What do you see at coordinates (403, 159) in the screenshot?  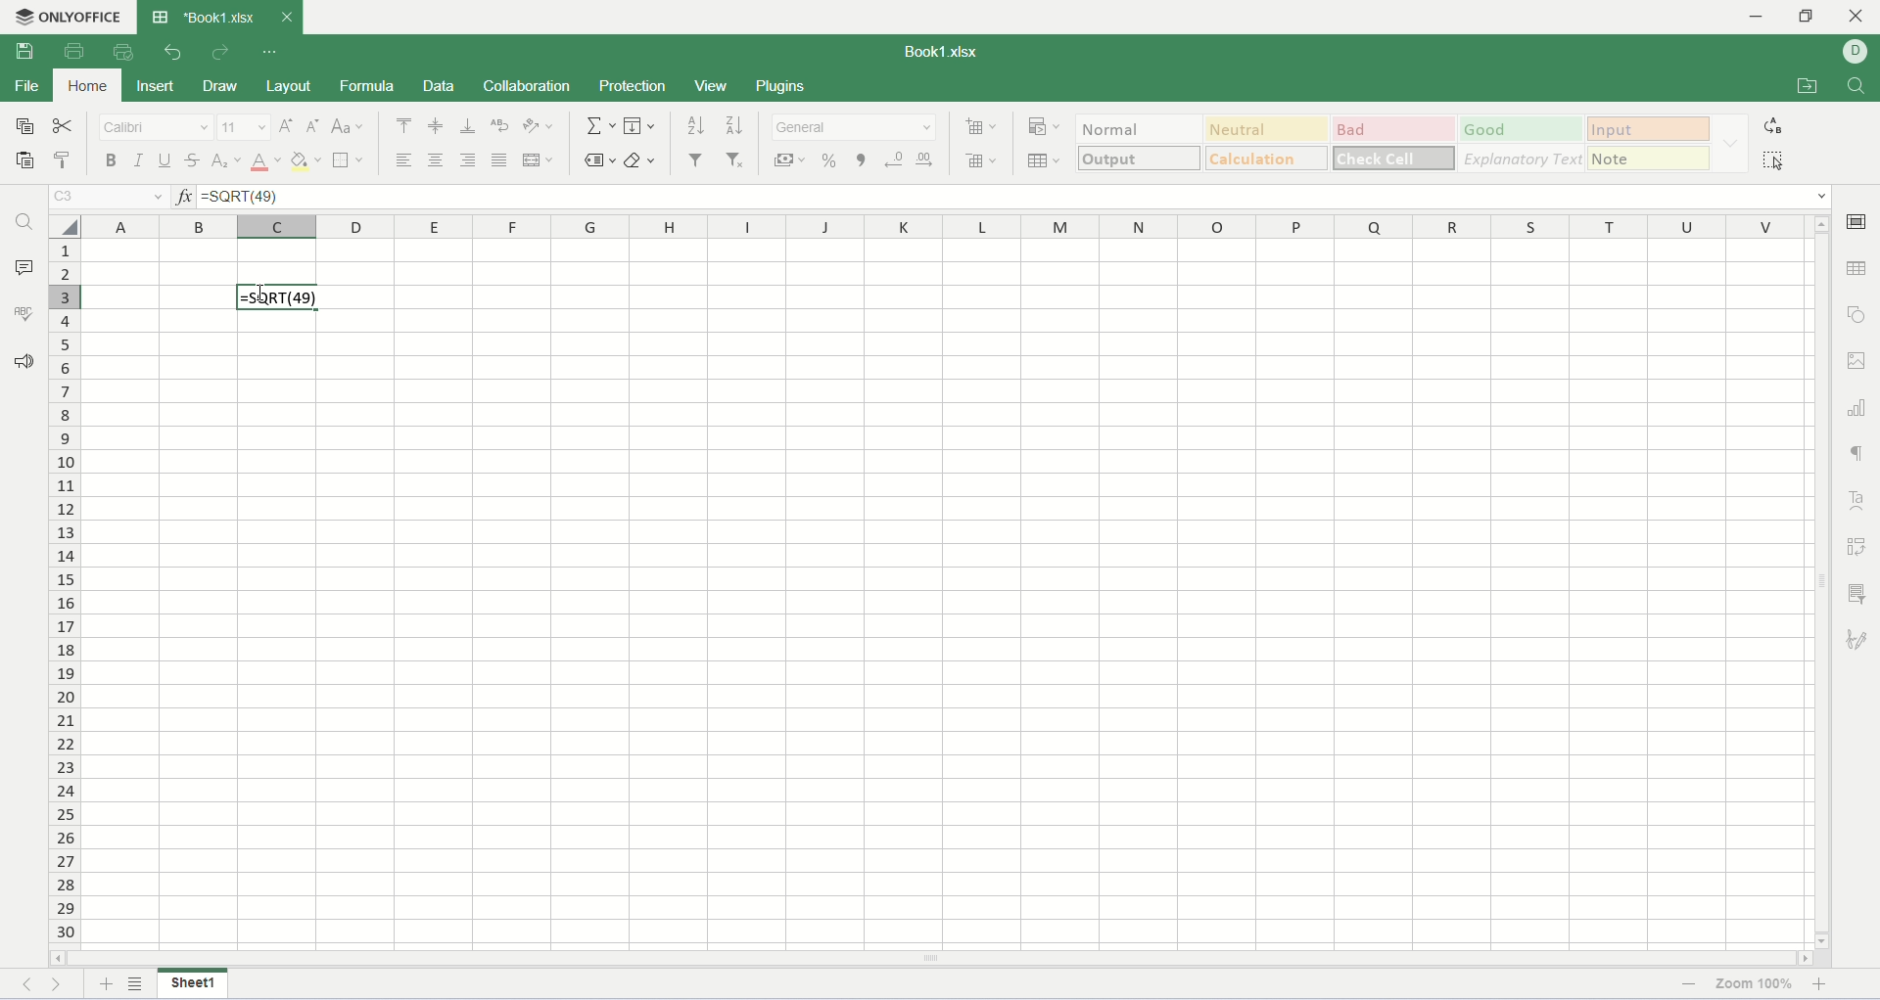 I see `align left` at bounding box center [403, 159].